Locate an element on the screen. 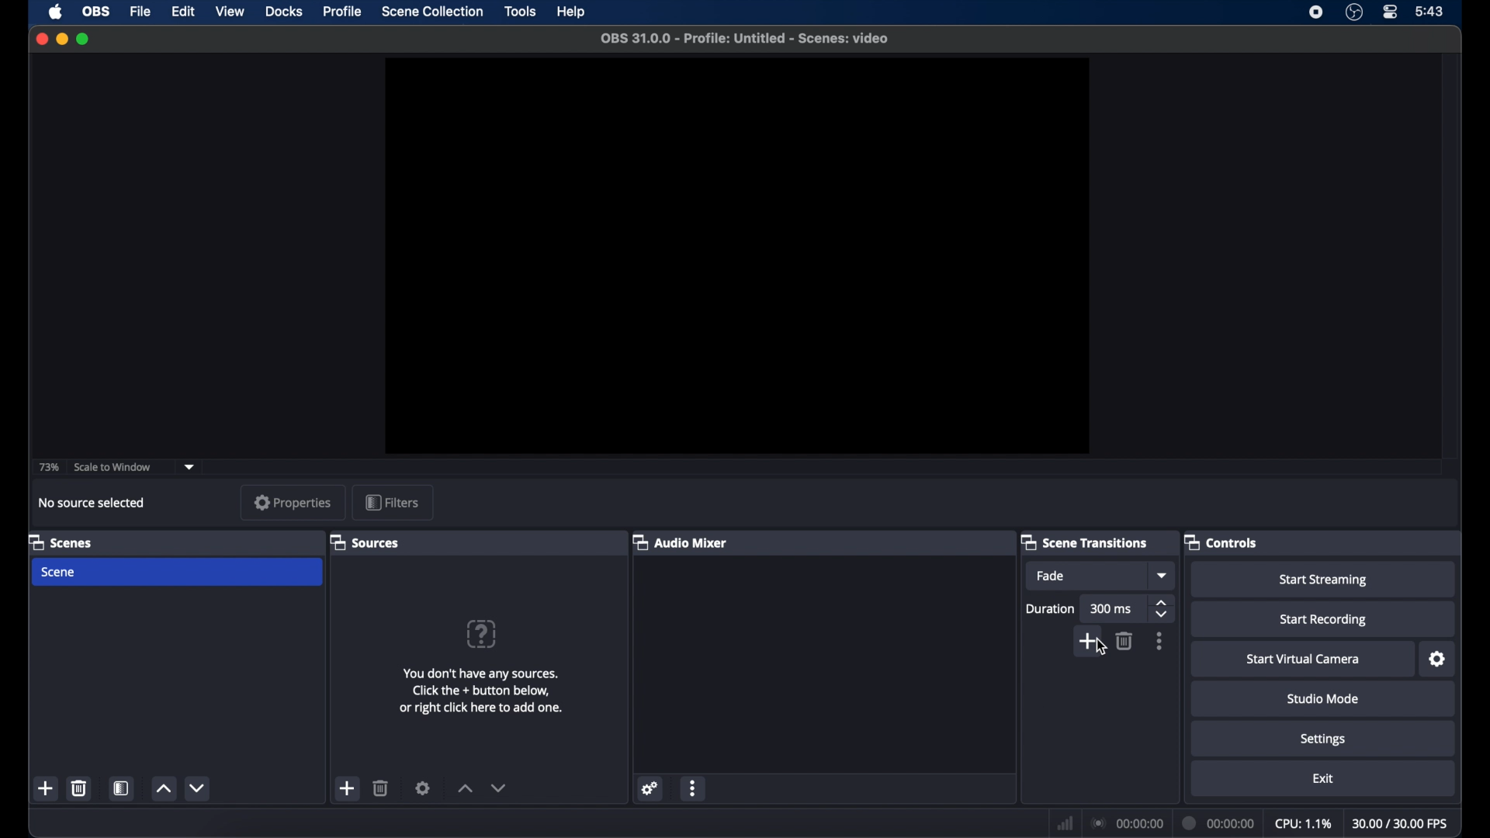  file is located at coordinates (140, 12).